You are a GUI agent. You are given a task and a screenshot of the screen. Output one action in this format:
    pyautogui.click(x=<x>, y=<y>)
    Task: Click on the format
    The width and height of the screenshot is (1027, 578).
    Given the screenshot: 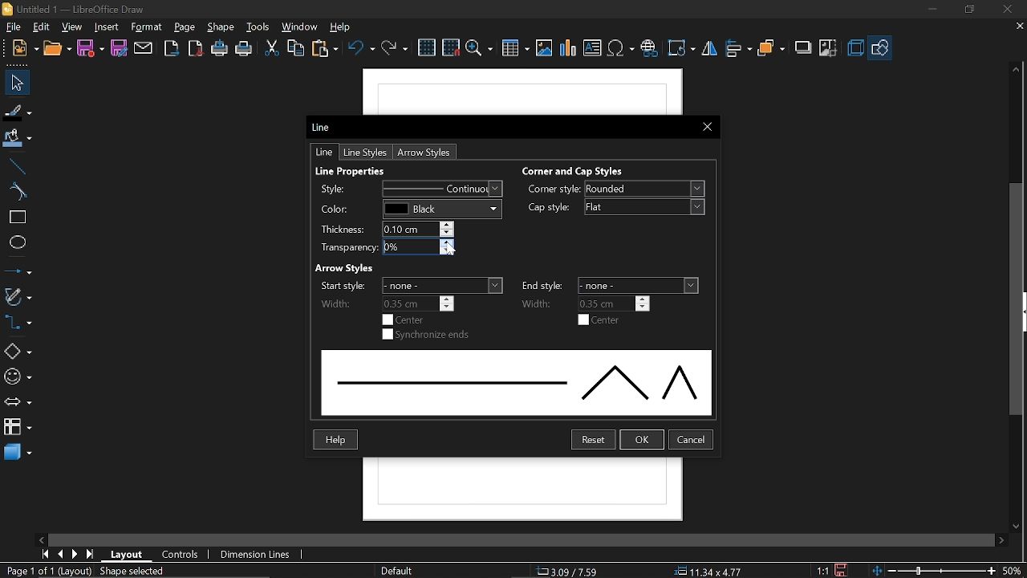 What is the action you would take?
    pyautogui.click(x=149, y=27)
    